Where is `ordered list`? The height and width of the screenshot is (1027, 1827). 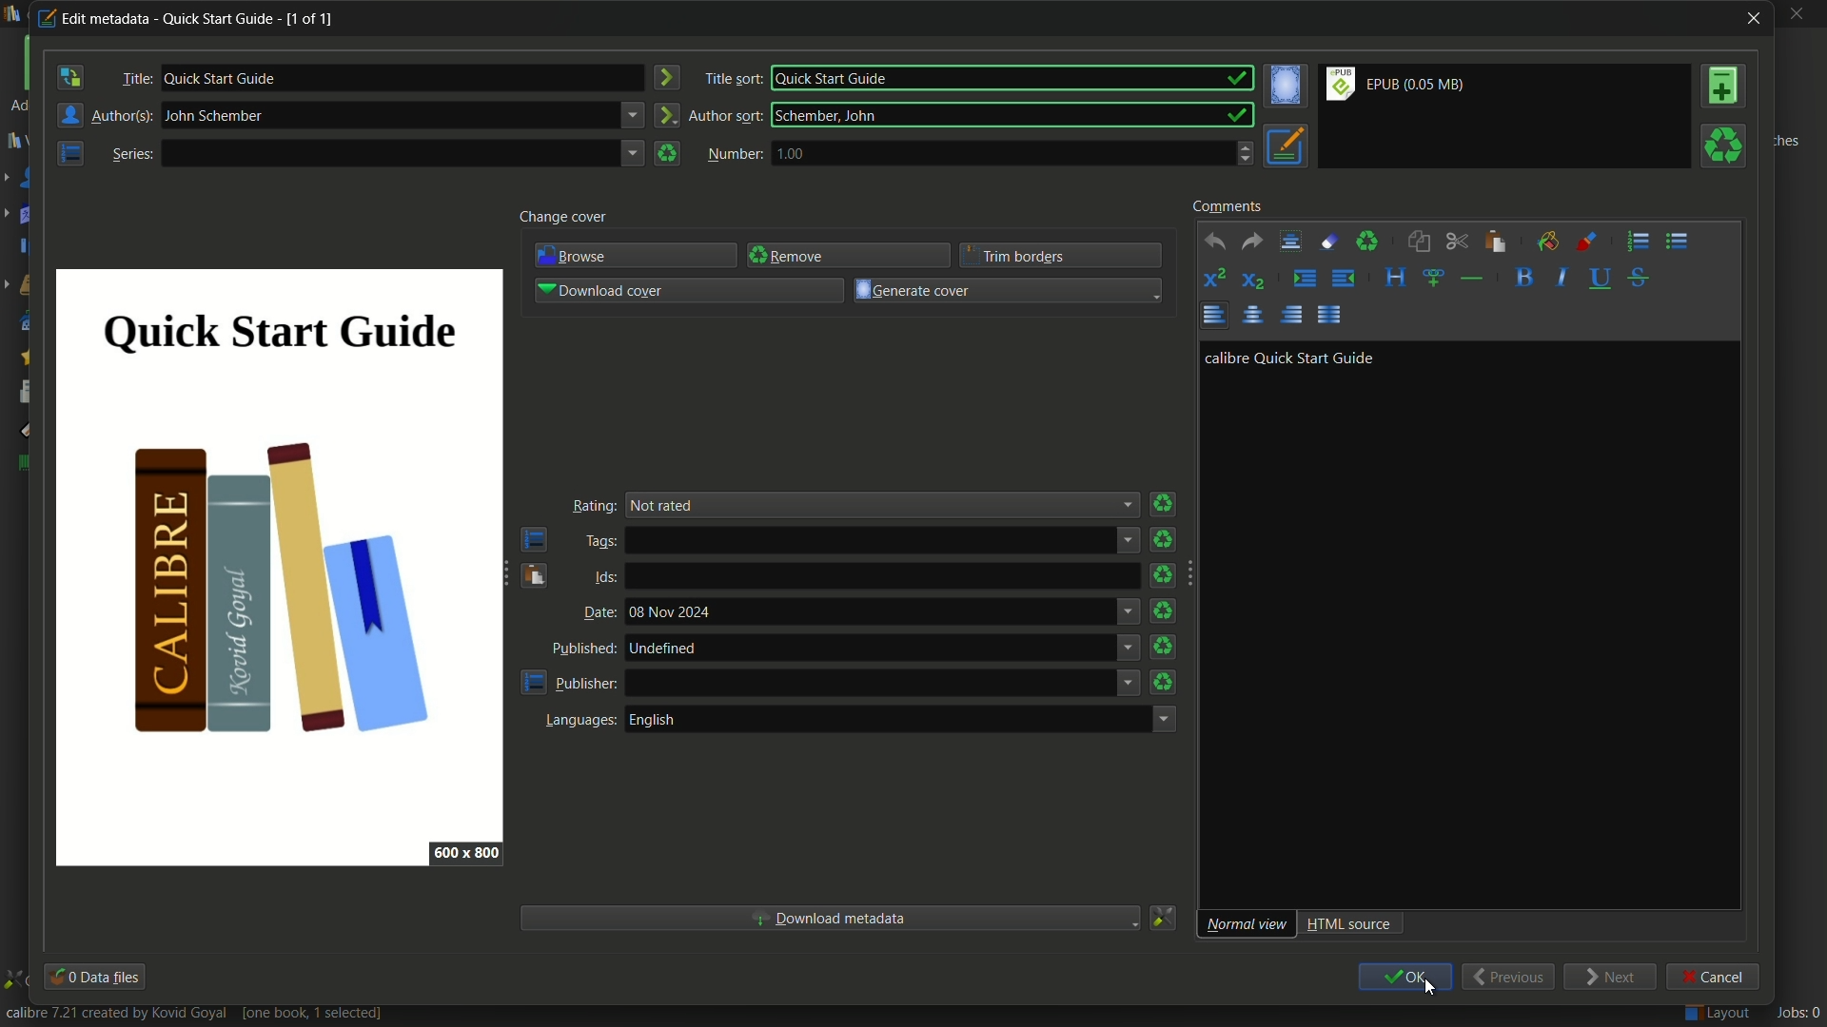
ordered list is located at coordinates (1640, 242).